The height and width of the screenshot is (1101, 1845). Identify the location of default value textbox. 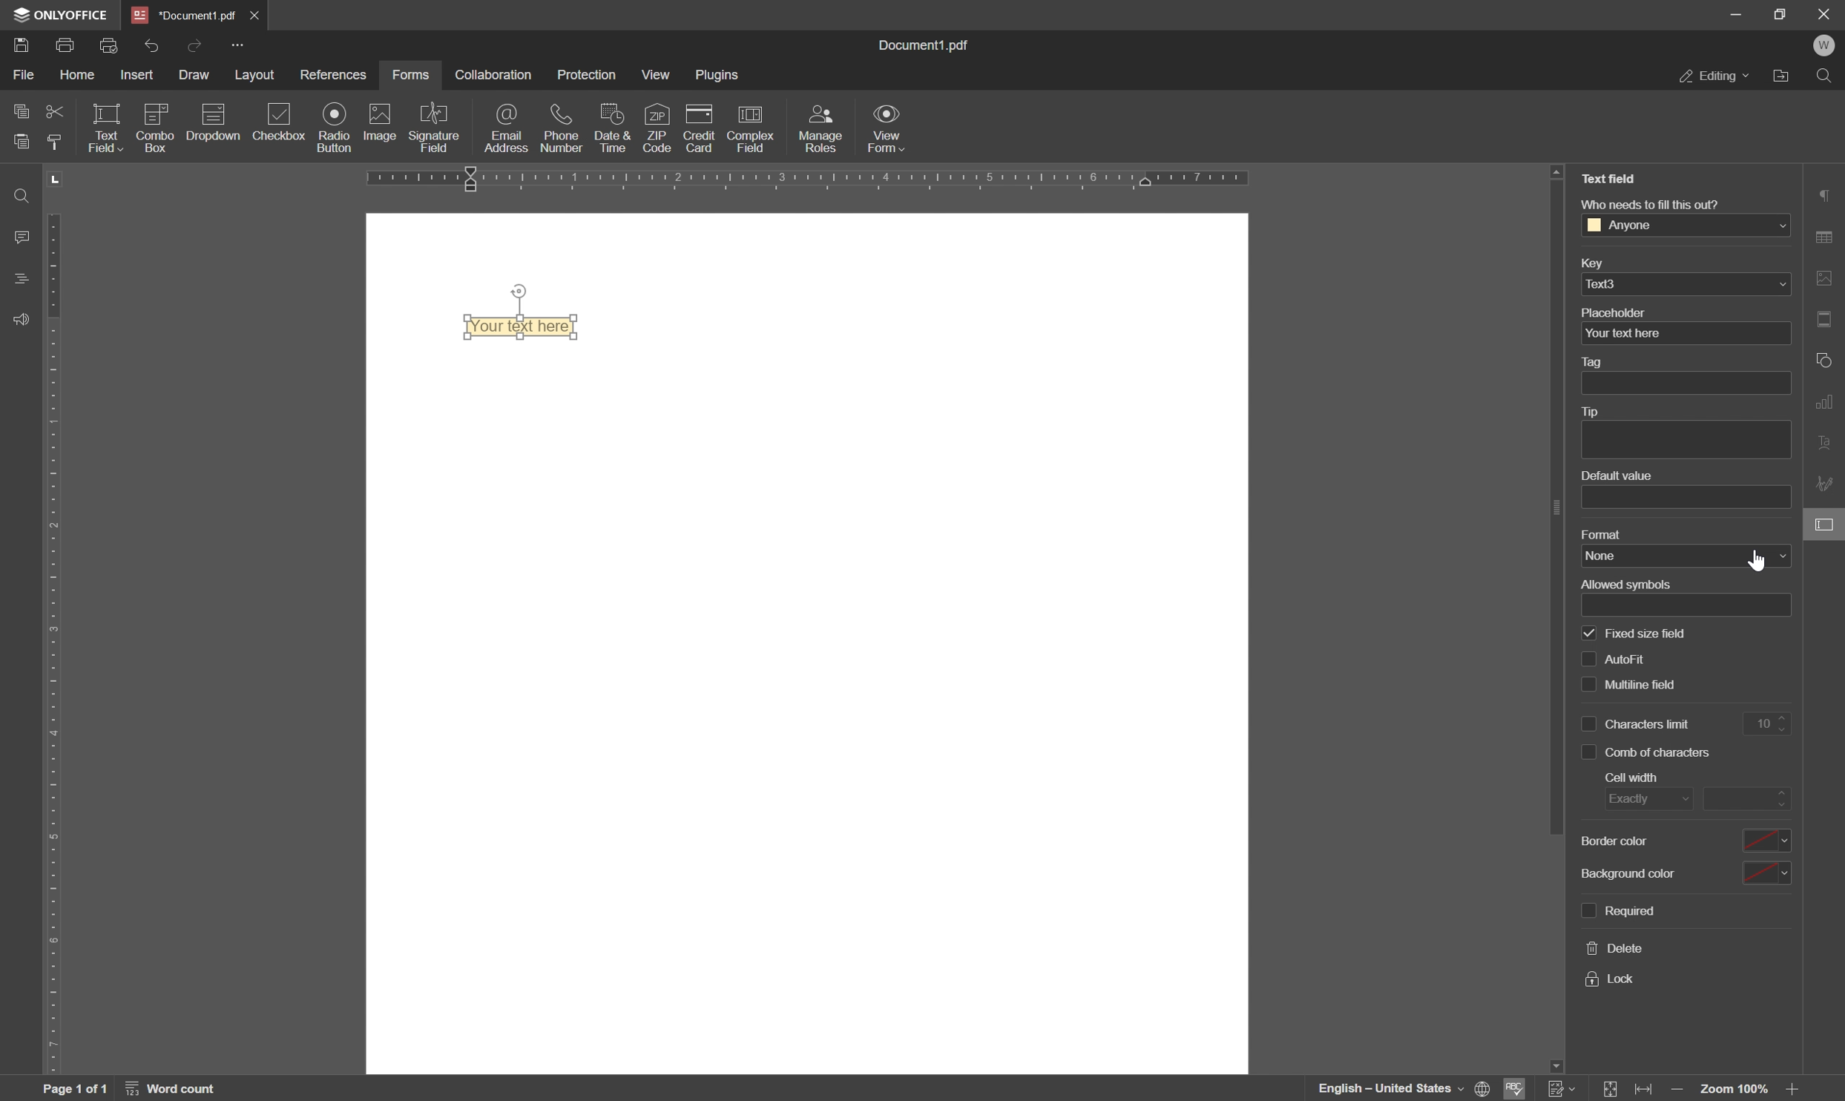
(1688, 496).